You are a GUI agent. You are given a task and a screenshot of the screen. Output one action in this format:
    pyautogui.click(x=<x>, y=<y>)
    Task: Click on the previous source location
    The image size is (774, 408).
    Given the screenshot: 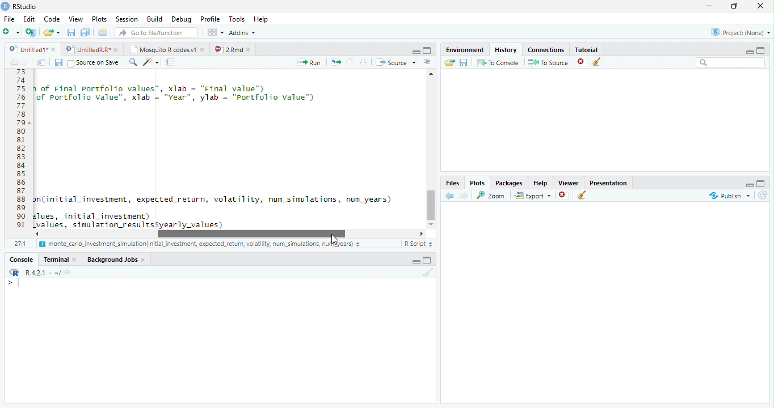 What is the action you would take?
    pyautogui.click(x=13, y=62)
    